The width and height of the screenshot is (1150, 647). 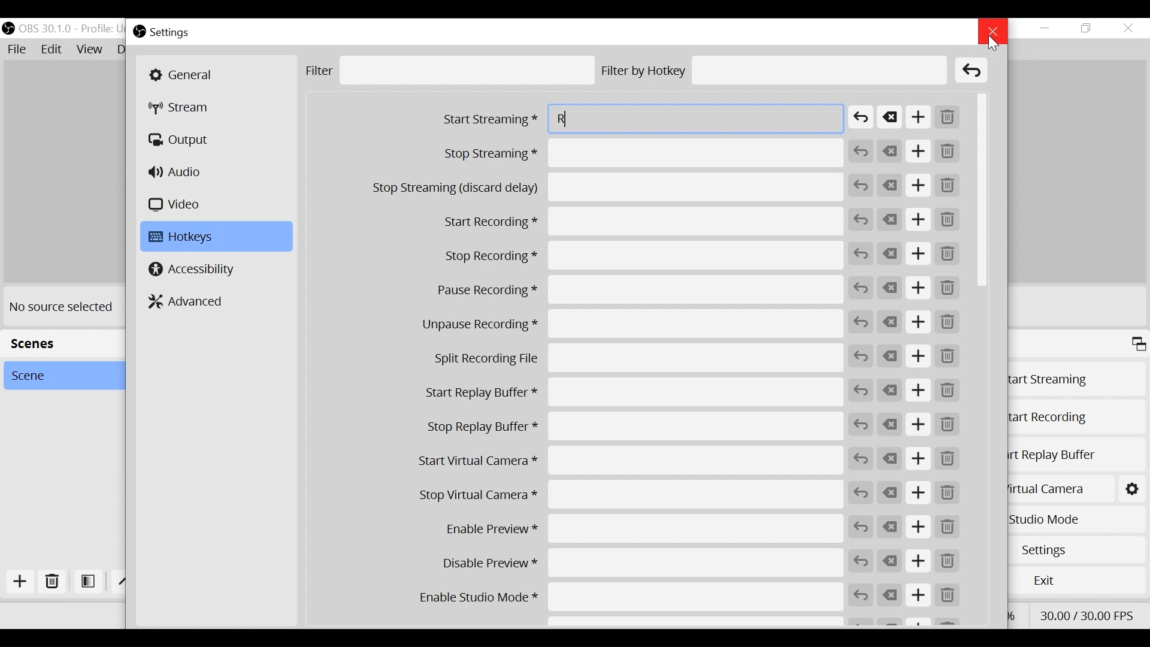 I want to click on Audio, so click(x=178, y=171).